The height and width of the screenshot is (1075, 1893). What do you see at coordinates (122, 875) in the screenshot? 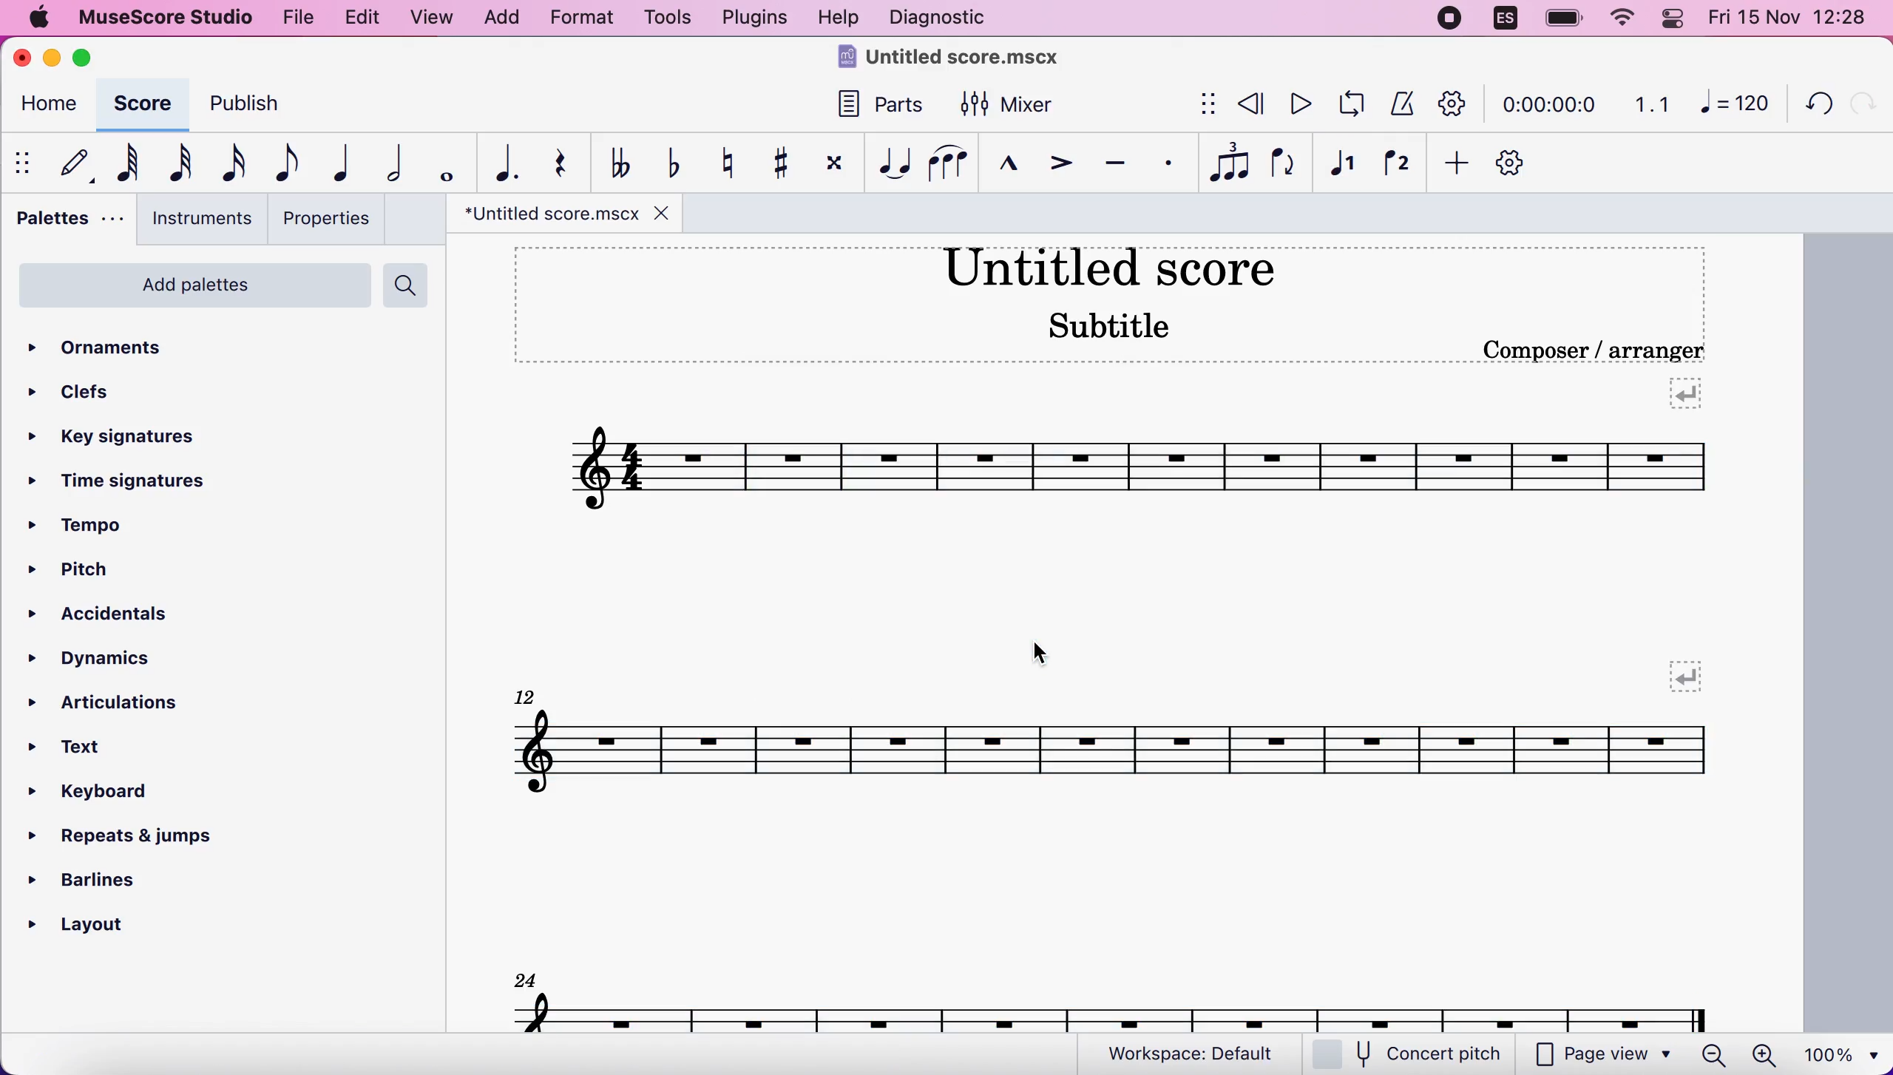
I see `barlines` at bounding box center [122, 875].